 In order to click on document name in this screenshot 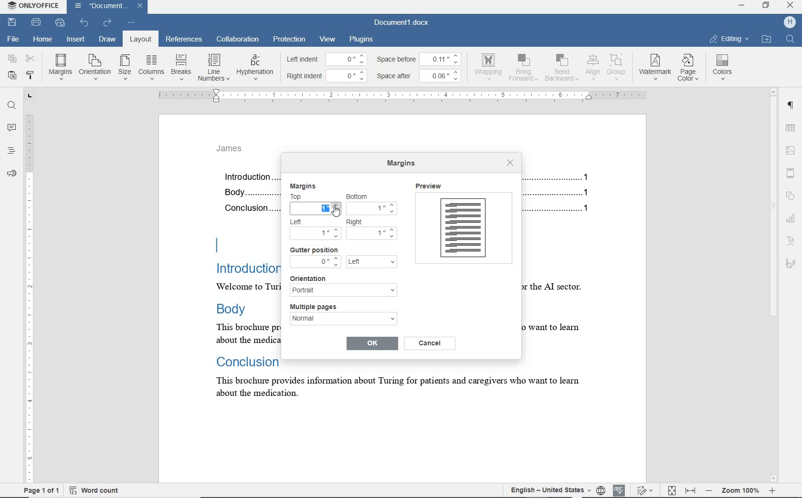, I will do `click(402, 23)`.